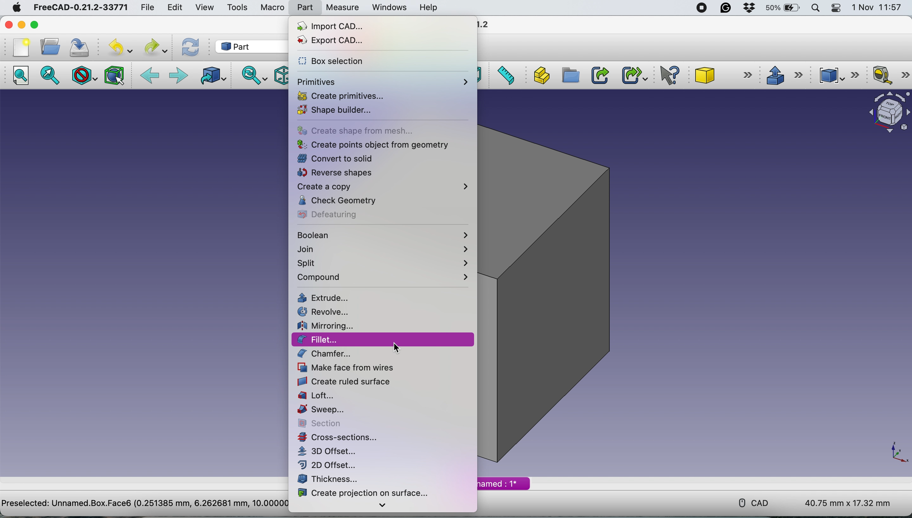 The width and height of the screenshot is (912, 518). Describe the element at coordinates (342, 201) in the screenshot. I see `check geometry` at that location.